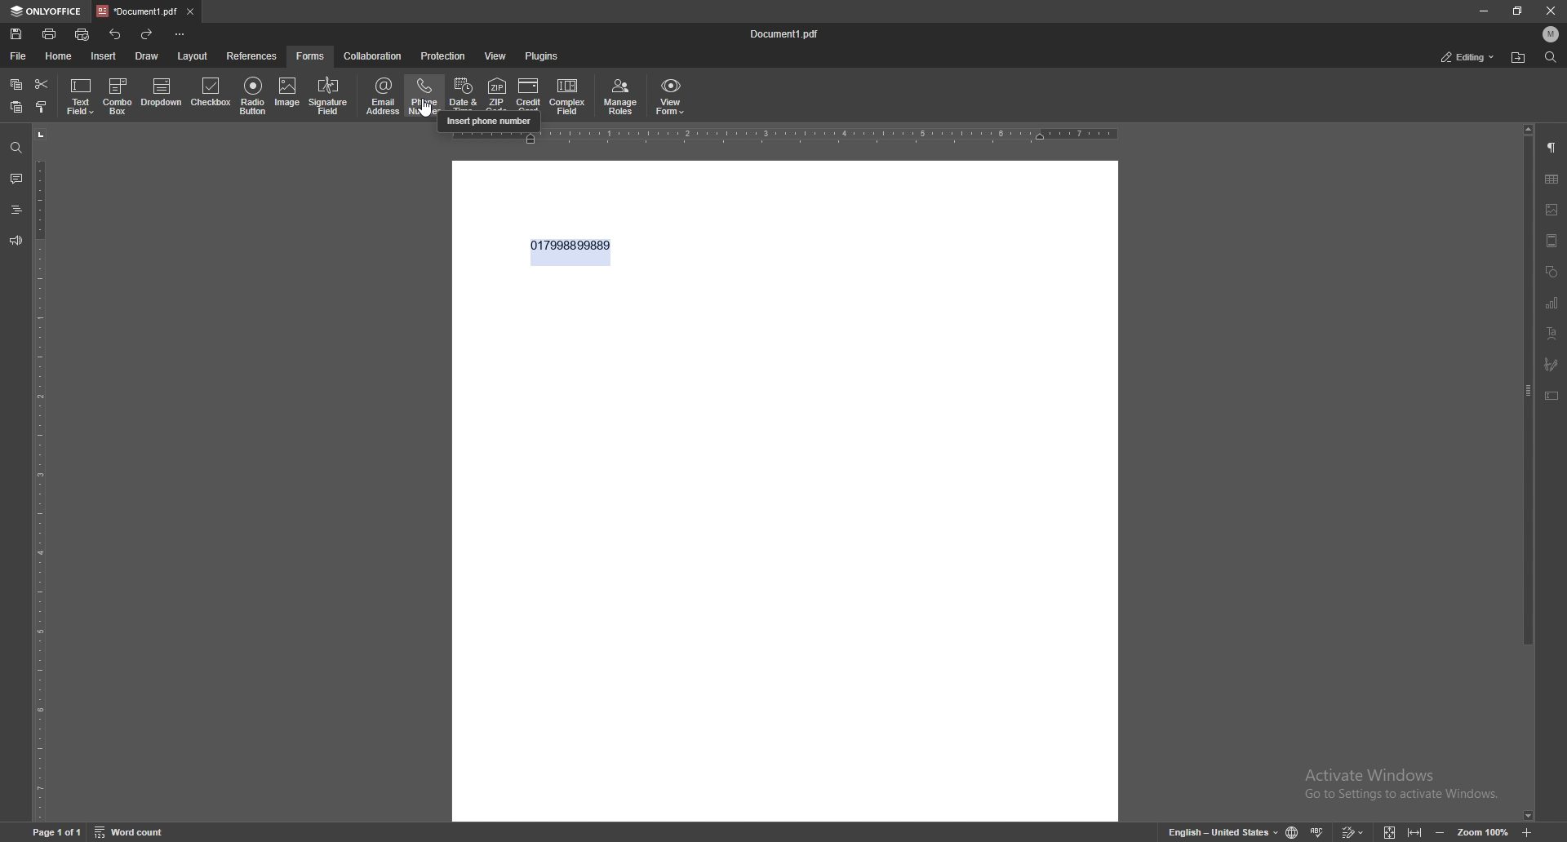 The image size is (1567, 842). Describe the element at coordinates (1468, 57) in the screenshot. I see `status` at that location.